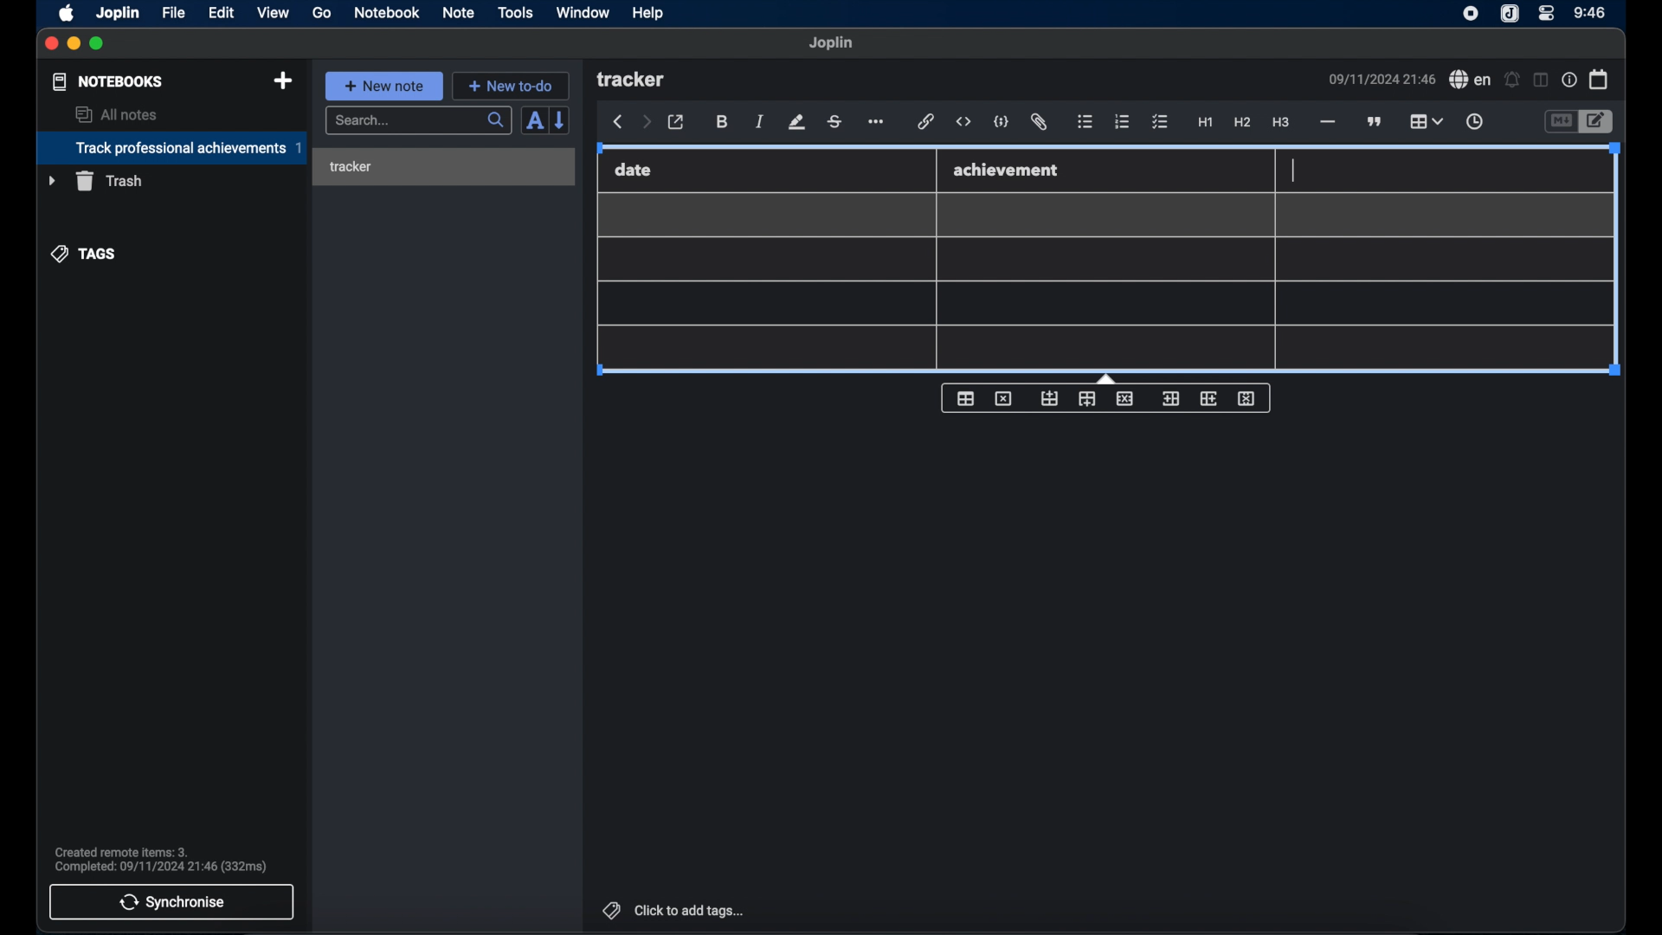 The height and width of the screenshot is (935, 1662). What do you see at coordinates (1085, 123) in the screenshot?
I see `bulleted list` at bounding box center [1085, 123].